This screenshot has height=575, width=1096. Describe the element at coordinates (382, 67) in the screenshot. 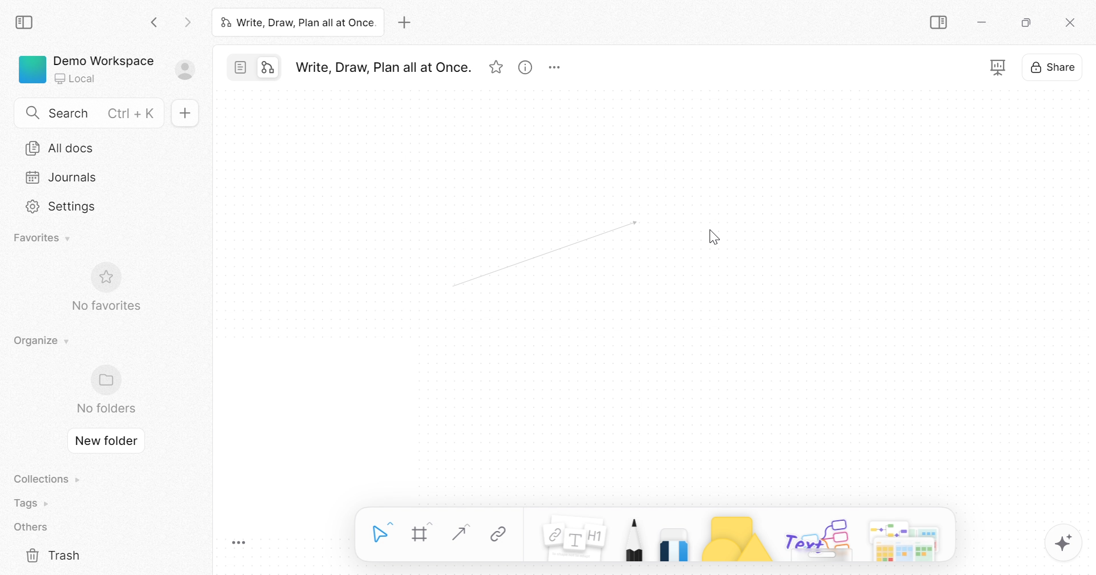

I see `Write, Draw, Plan all at Once.` at that location.